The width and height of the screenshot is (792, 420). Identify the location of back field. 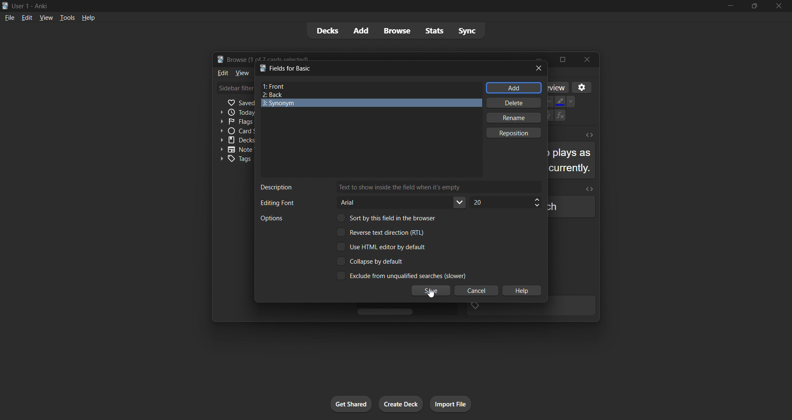
(372, 95).